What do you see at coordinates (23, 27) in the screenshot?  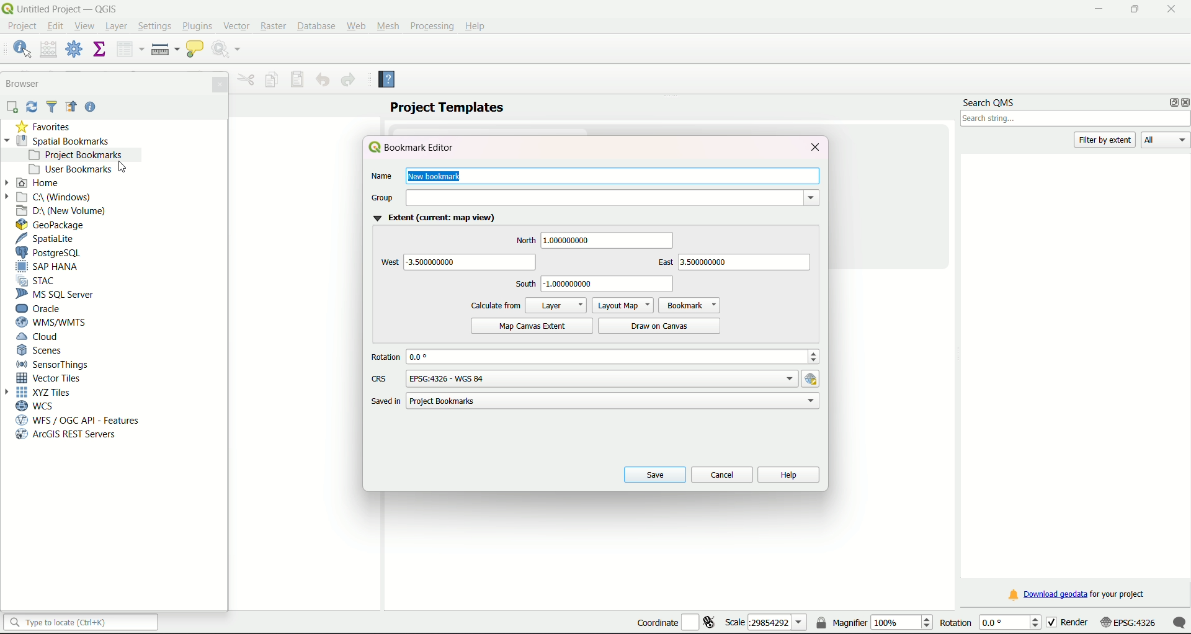 I see `project` at bounding box center [23, 27].